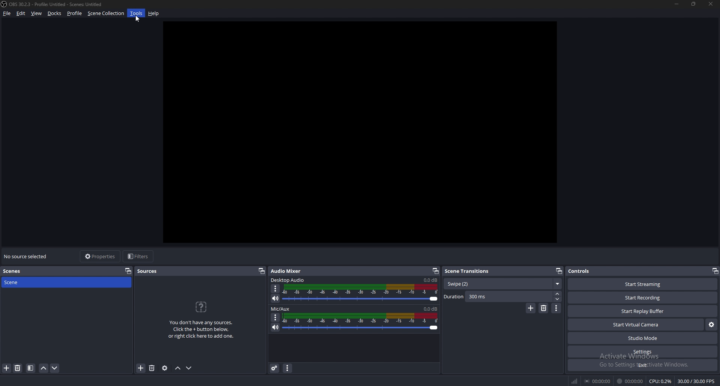 Image resolution: width=720 pixels, height=386 pixels. Describe the element at coordinates (201, 319) in the screenshot. I see `info` at that location.